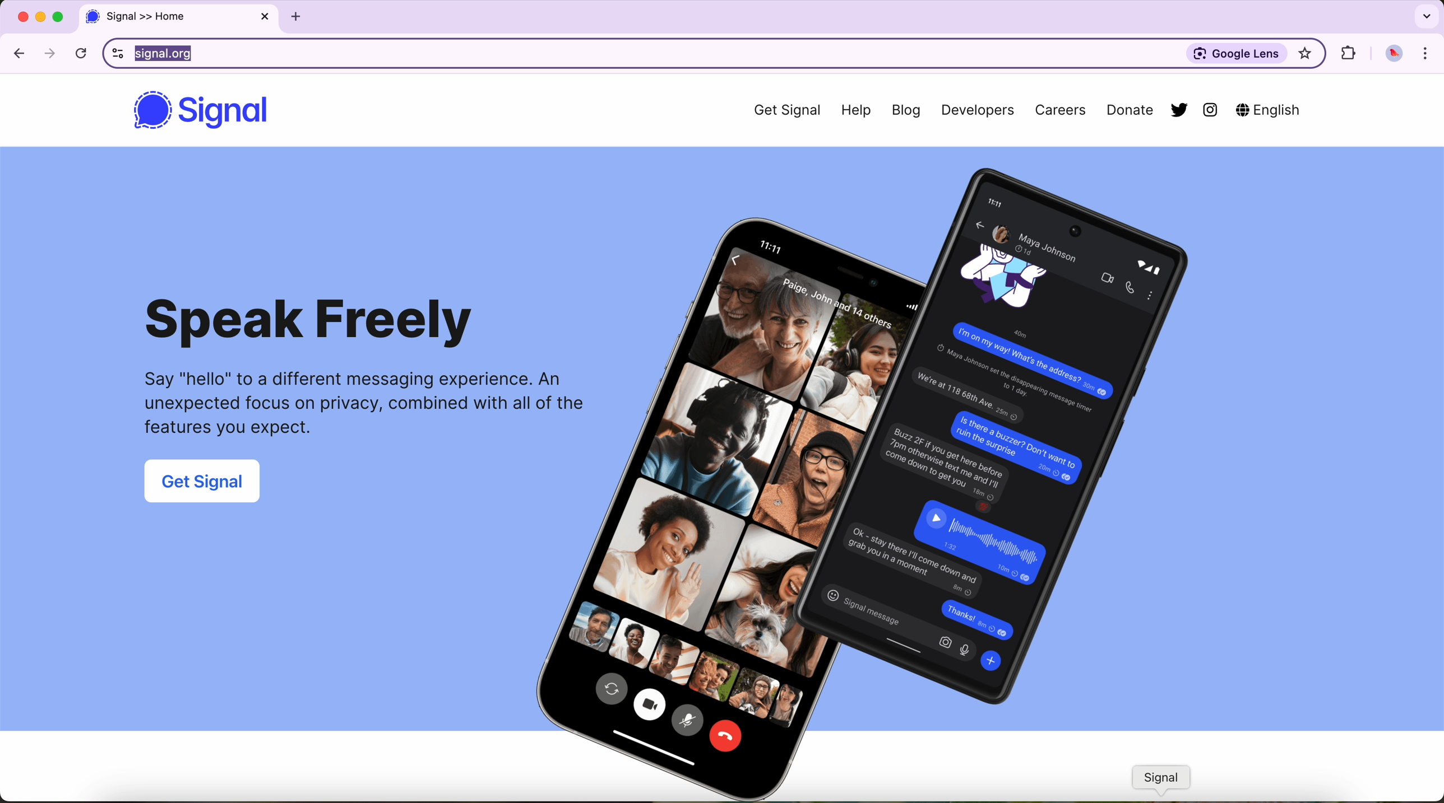 The image size is (1444, 803). What do you see at coordinates (38, 18) in the screenshot?
I see `screen buttons` at bounding box center [38, 18].